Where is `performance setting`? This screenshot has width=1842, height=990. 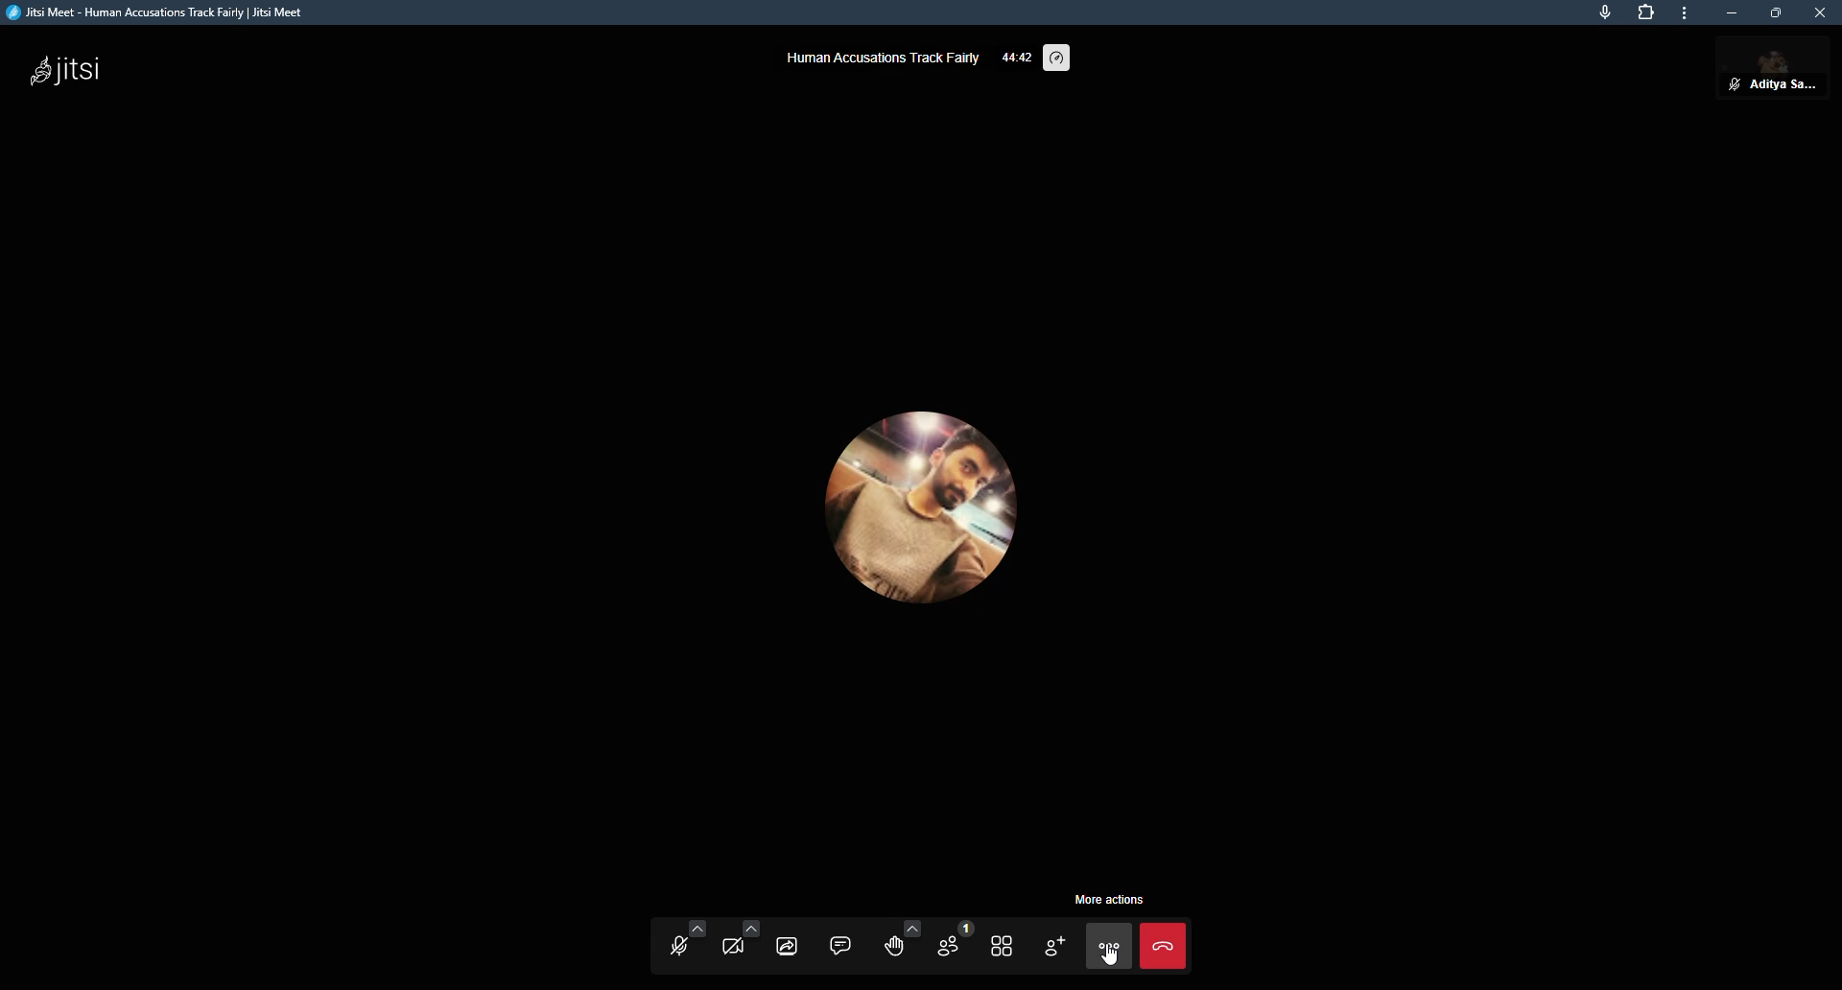 performance setting is located at coordinates (1061, 59).